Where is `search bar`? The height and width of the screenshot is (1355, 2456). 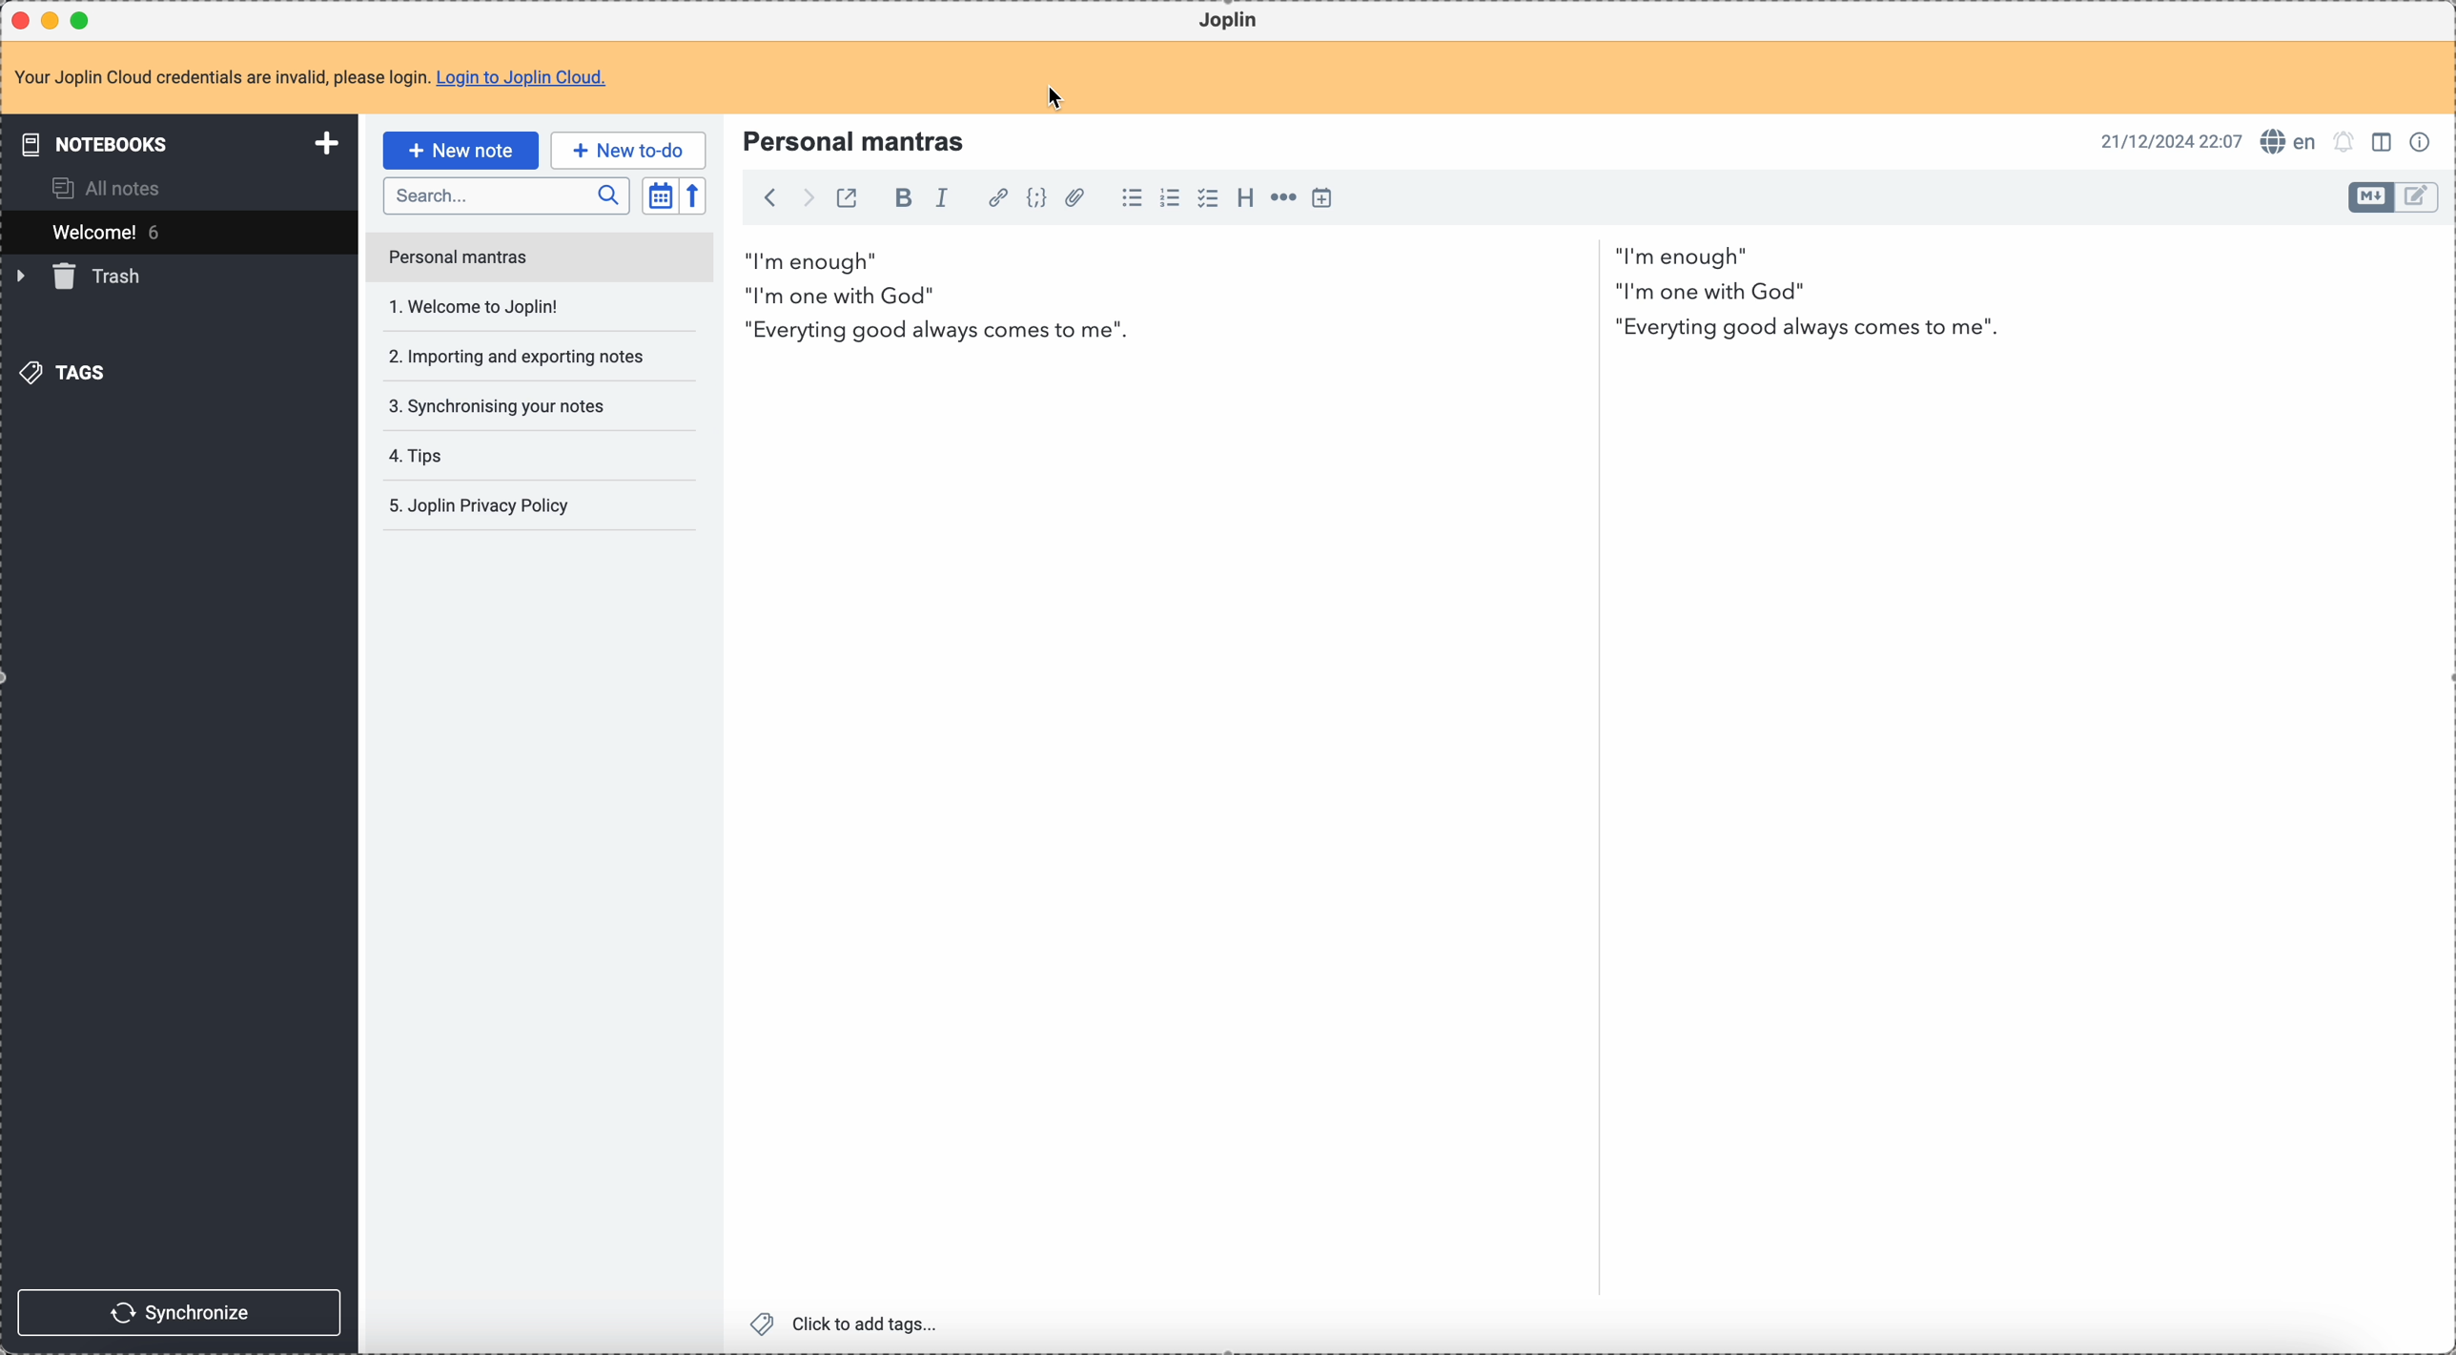
search bar is located at coordinates (505, 195).